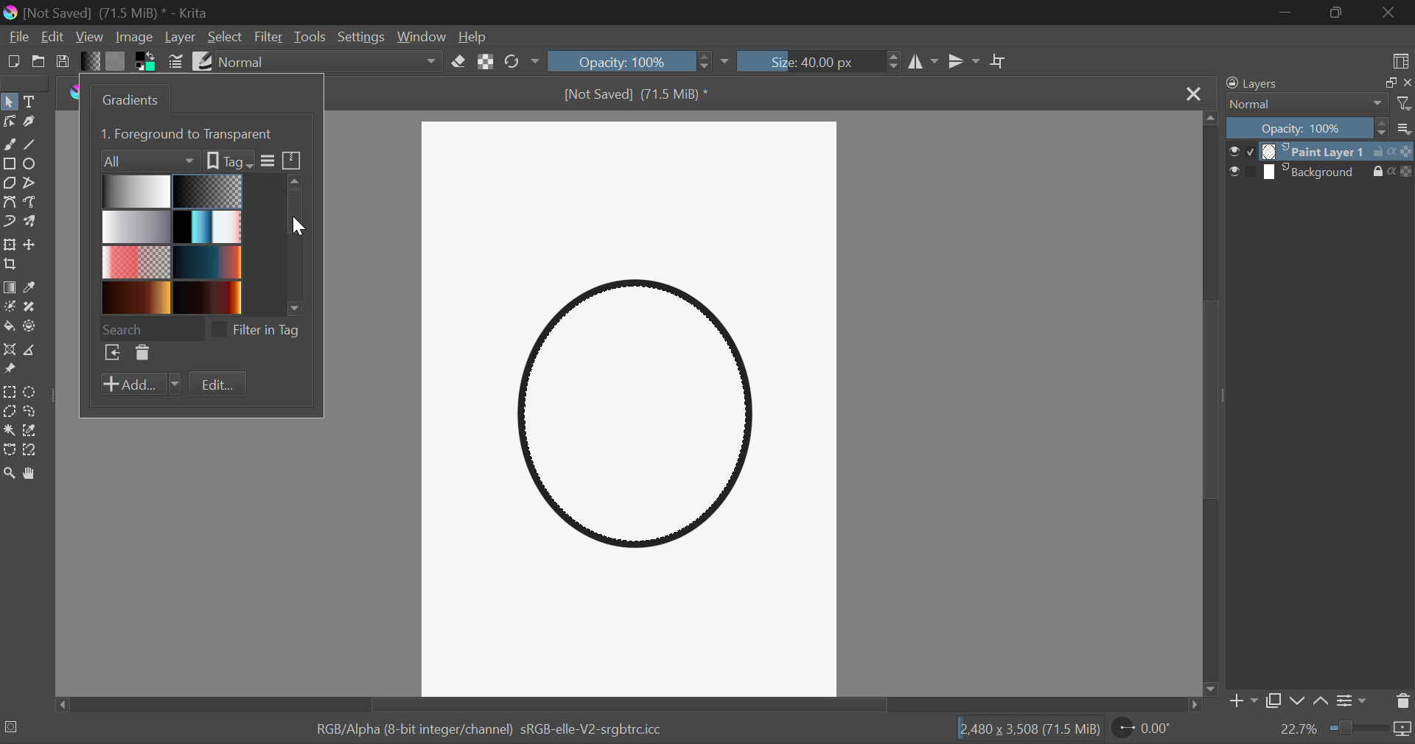 The image size is (1415, 744). I want to click on Close, so click(1194, 95).